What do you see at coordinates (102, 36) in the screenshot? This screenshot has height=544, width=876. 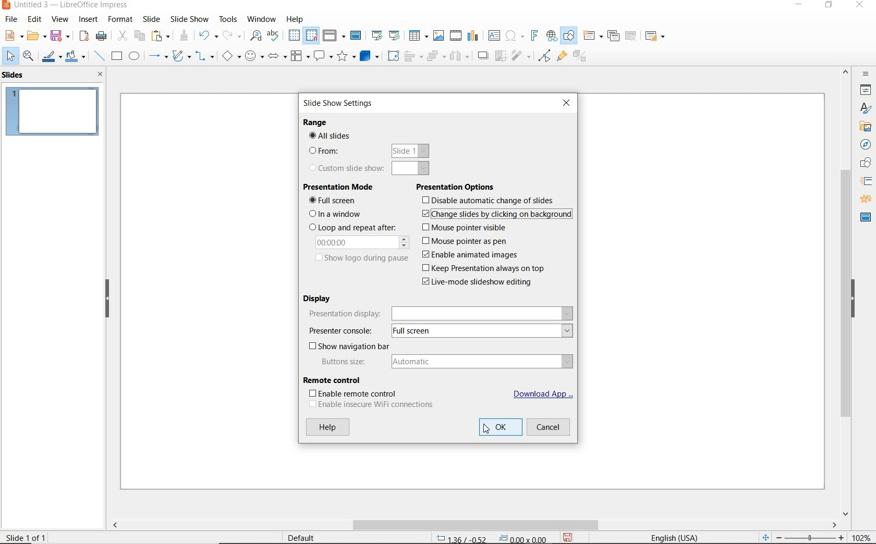 I see `PRINT` at bounding box center [102, 36].